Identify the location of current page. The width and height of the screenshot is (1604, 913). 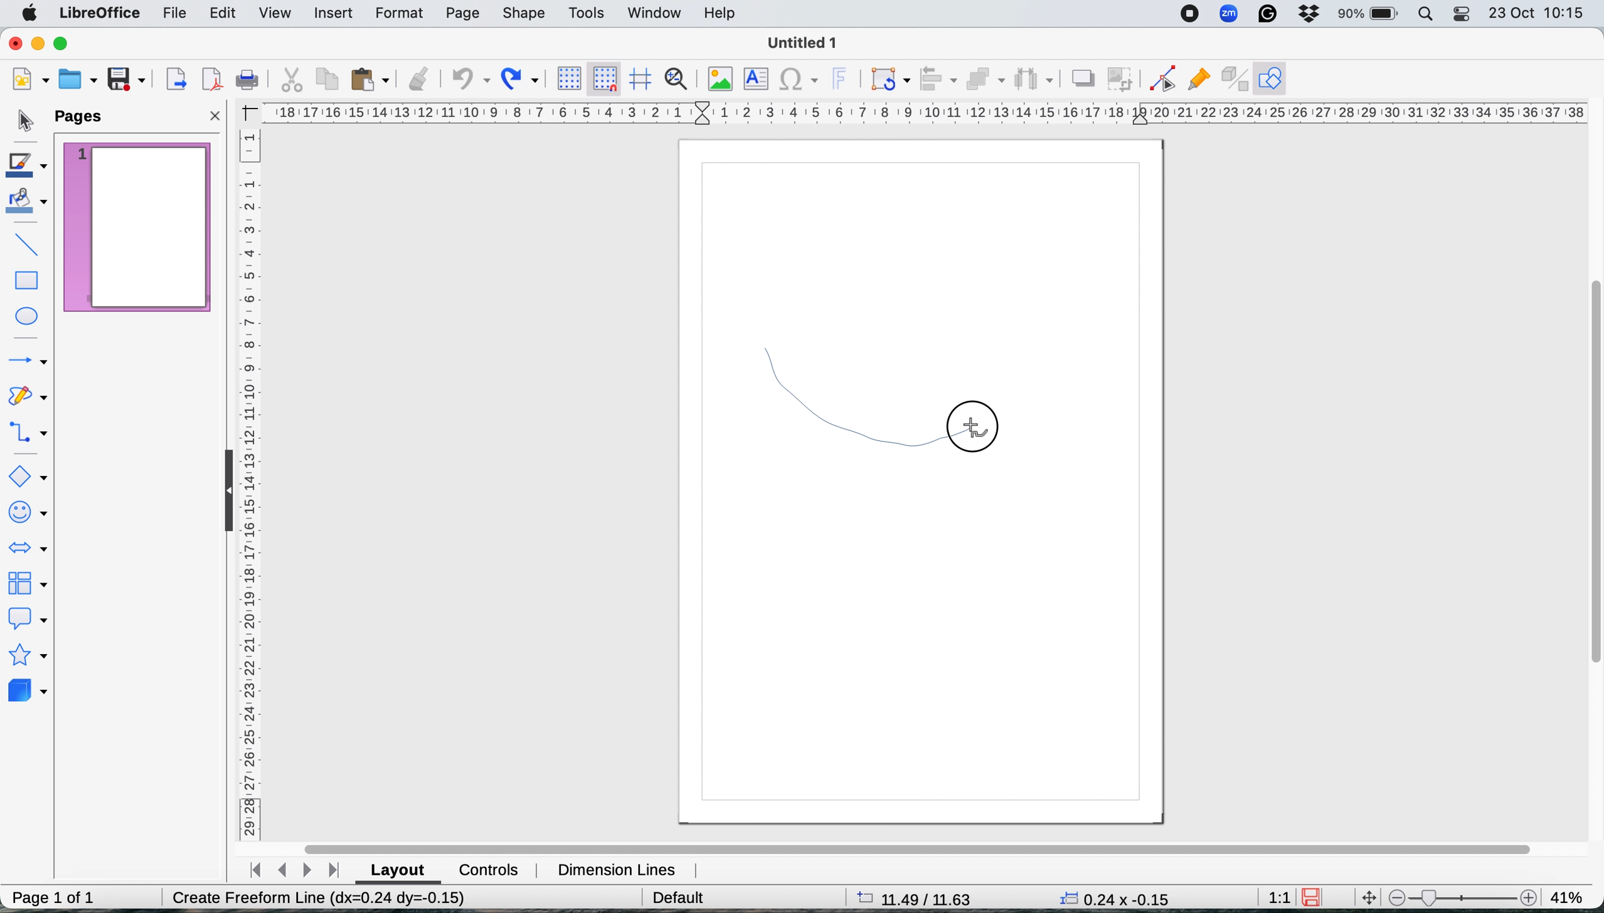
(134, 229).